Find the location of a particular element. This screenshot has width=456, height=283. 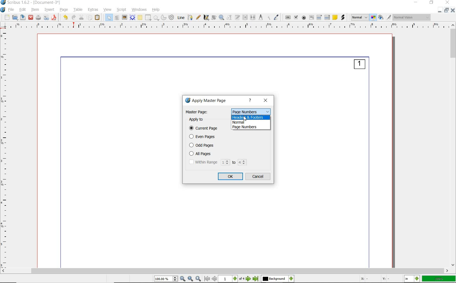

shape is located at coordinates (148, 18).